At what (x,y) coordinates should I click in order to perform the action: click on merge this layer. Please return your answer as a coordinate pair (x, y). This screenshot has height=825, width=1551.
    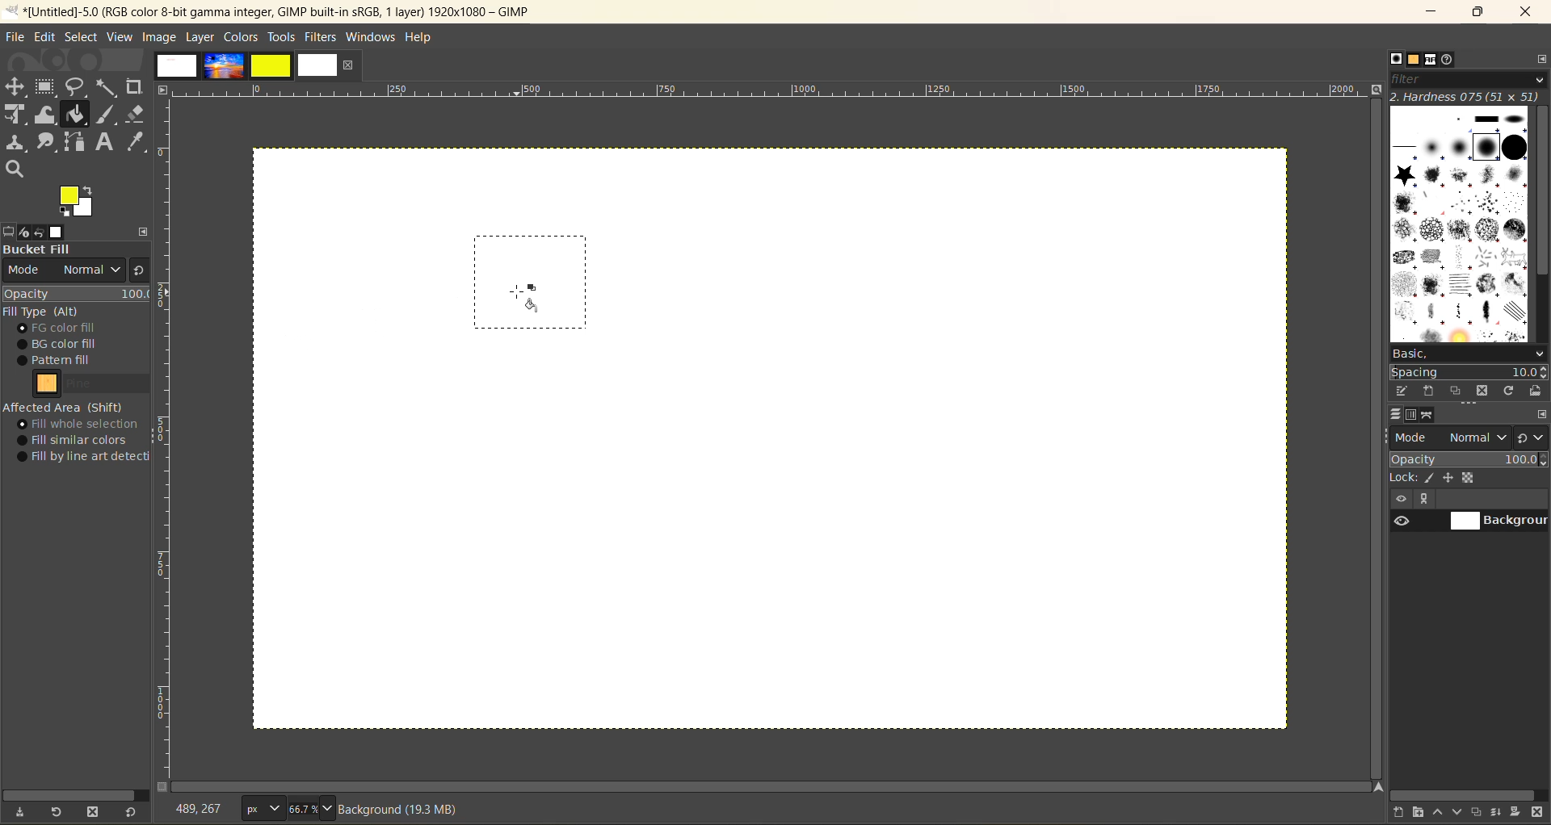
    Looking at the image, I should click on (1501, 812).